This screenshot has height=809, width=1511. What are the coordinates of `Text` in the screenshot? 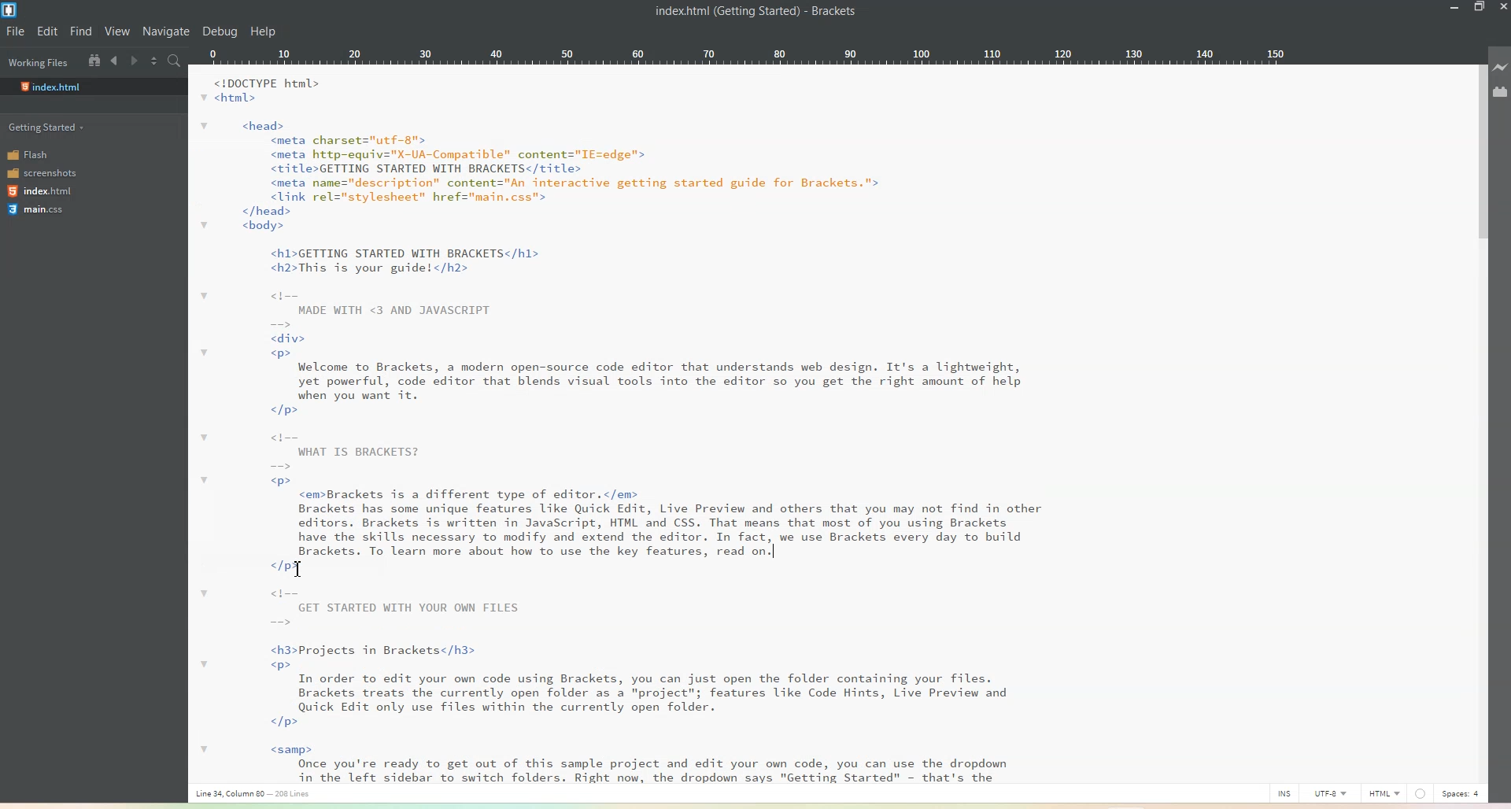 It's located at (832, 427).